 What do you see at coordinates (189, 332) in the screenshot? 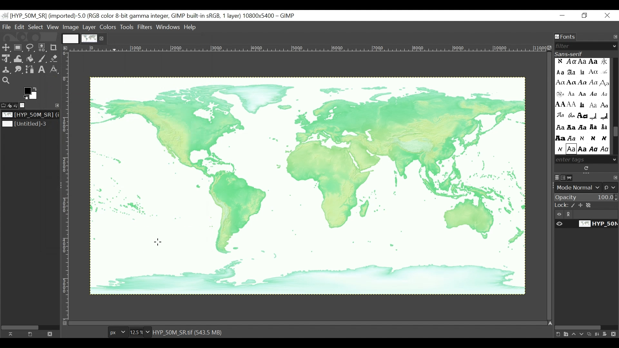
I see `HYP 0M SR TIF (543.5 MB)` at bounding box center [189, 332].